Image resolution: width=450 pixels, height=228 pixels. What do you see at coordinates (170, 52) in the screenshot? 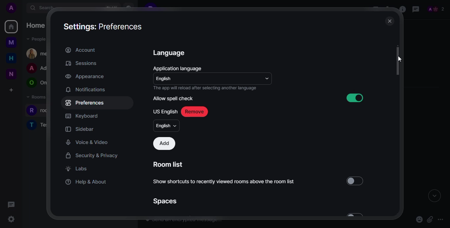
I see `language` at bounding box center [170, 52].